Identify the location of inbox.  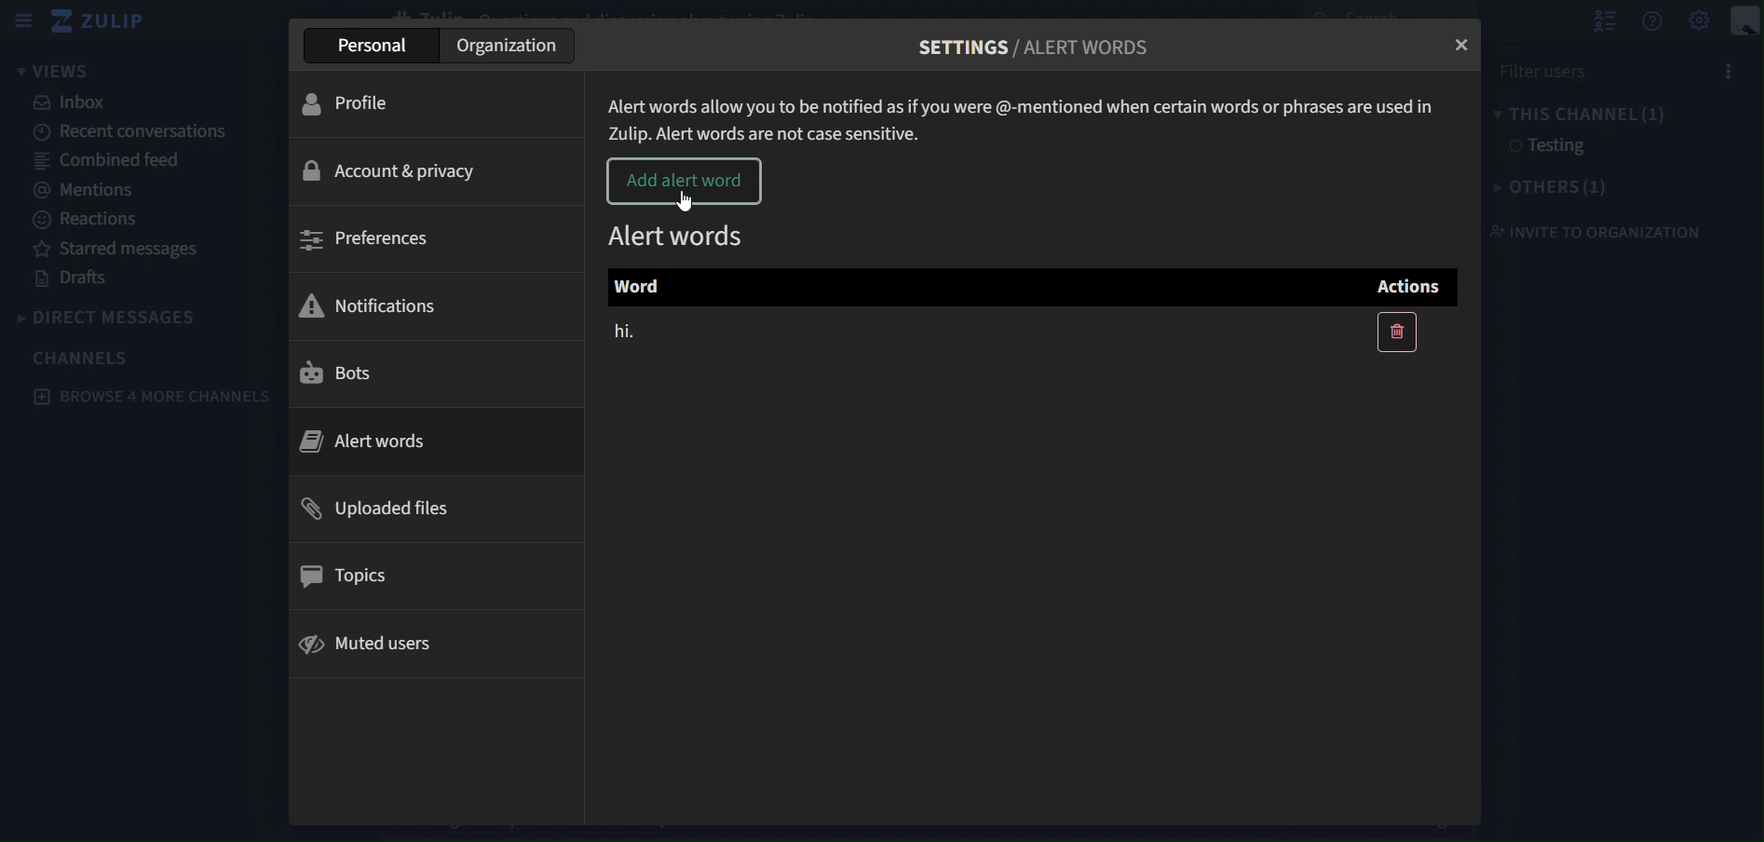
(72, 104).